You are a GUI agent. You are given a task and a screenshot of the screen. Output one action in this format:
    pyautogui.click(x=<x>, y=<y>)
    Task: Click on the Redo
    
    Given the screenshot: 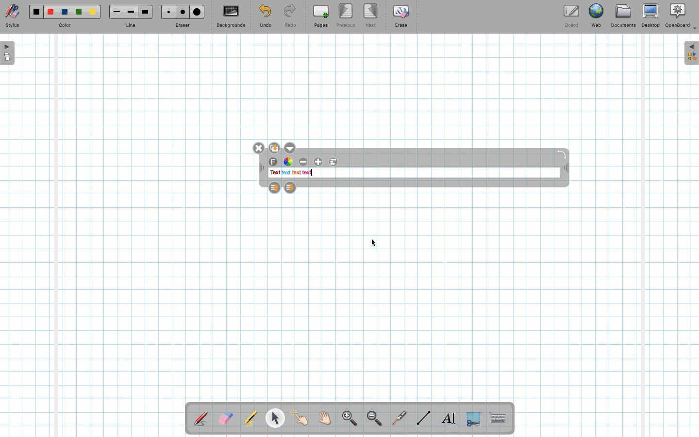 What is the action you would take?
    pyautogui.click(x=290, y=17)
    